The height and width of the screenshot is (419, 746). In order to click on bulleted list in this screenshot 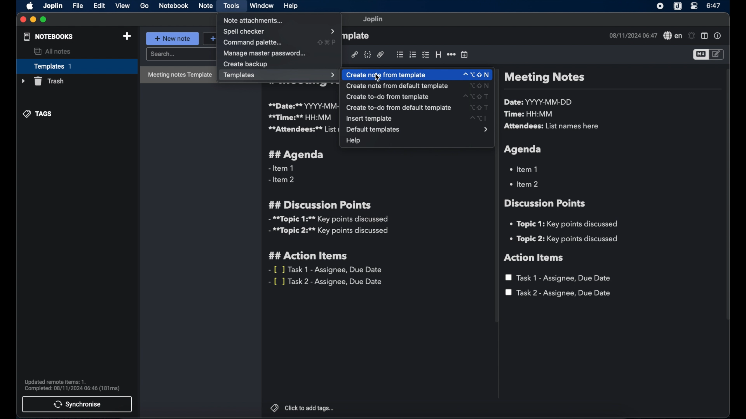, I will do `click(399, 54)`.